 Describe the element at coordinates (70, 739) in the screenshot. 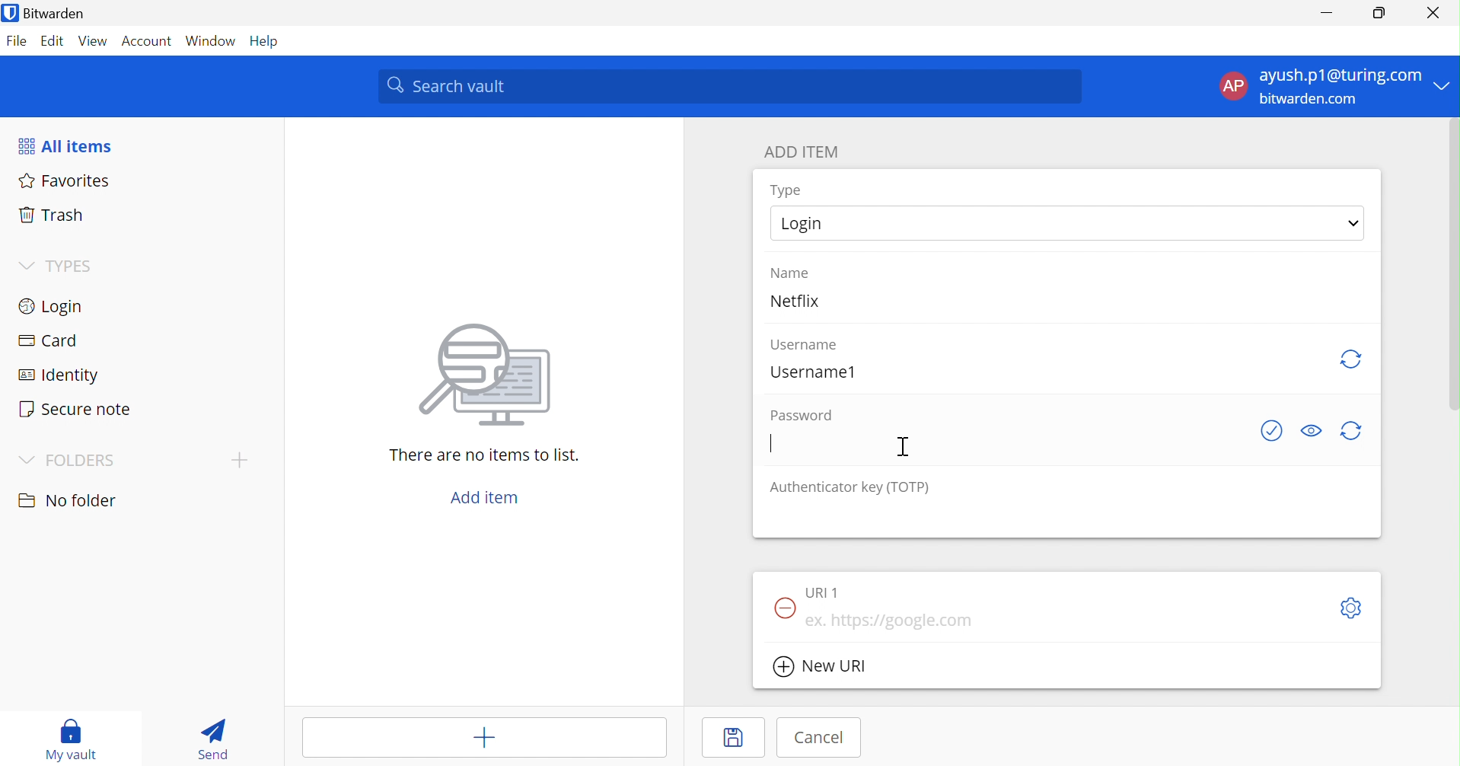

I see `My vault` at that location.